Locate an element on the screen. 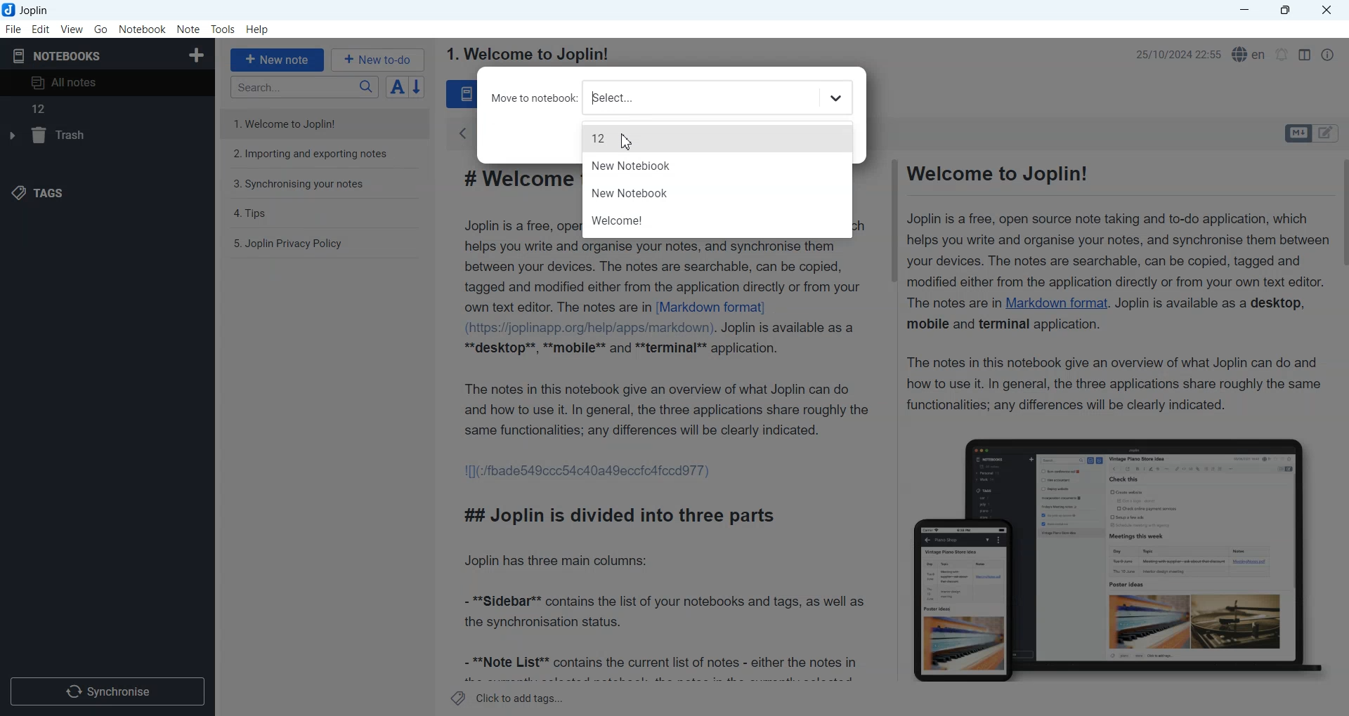 The height and width of the screenshot is (716, 1349). Welcome to Joplin!

Joplin is a free, open source note taking and to-do application, which
helps you write and organise your notes, and synchronise them between
your devices. The notes are searchable, can be copied, tagged and
modified either from the application directly or from your own text editor.
The notes are in Markdown format. Joplin is available as a desktop,
mobile and terminal application.

The notes in this notebook give an overview of what Joplin can do and
how to use it. In general, the three applications share roughly the same
functionalities; any differences will be clearly indicated. is located at coordinates (1112, 287).